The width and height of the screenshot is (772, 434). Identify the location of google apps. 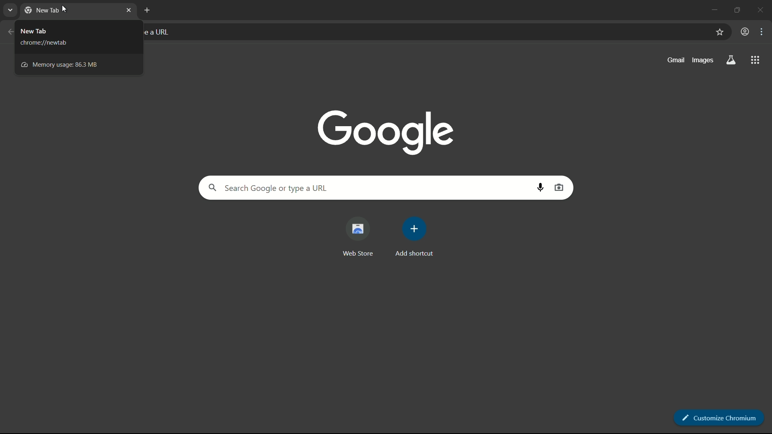
(756, 60).